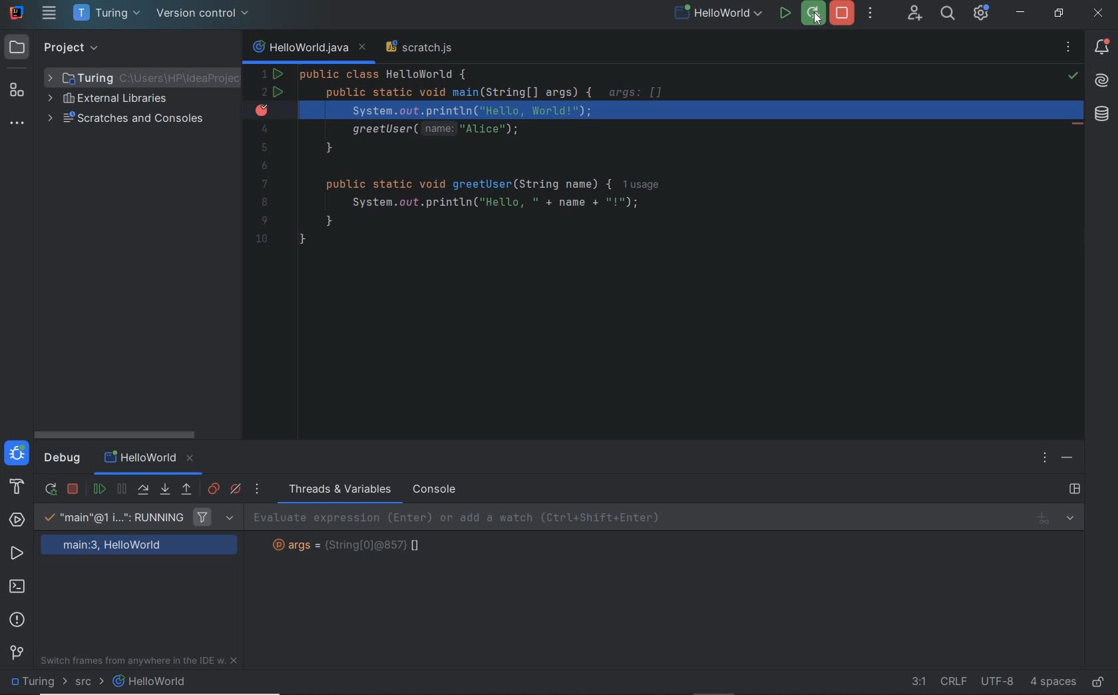  What do you see at coordinates (14, 489) in the screenshot?
I see `build` at bounding box center [14, 489].